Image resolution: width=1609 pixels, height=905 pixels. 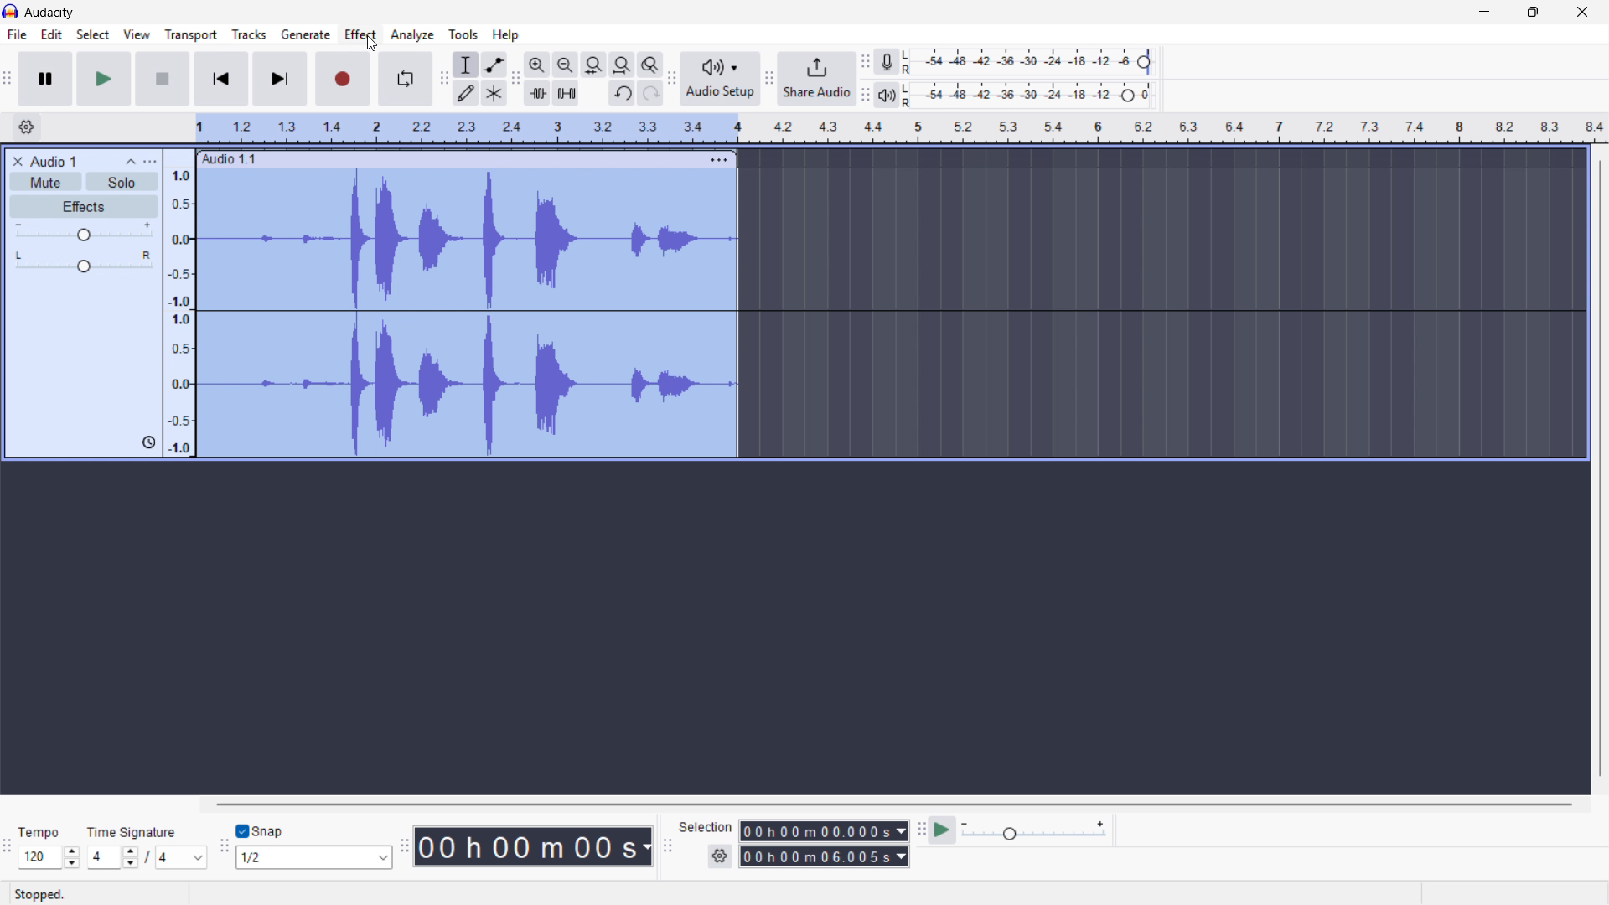 I want to click on Enable loop , so click(x=406, y=79).